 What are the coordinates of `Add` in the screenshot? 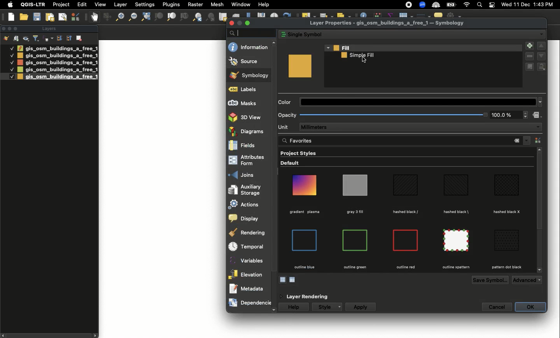 It's located at (529, 46).